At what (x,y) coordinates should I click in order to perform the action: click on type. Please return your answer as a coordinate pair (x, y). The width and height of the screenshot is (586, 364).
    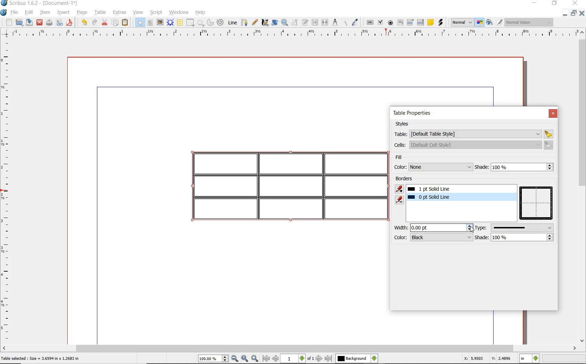
    Looking at the image, I should click on (516, 227).